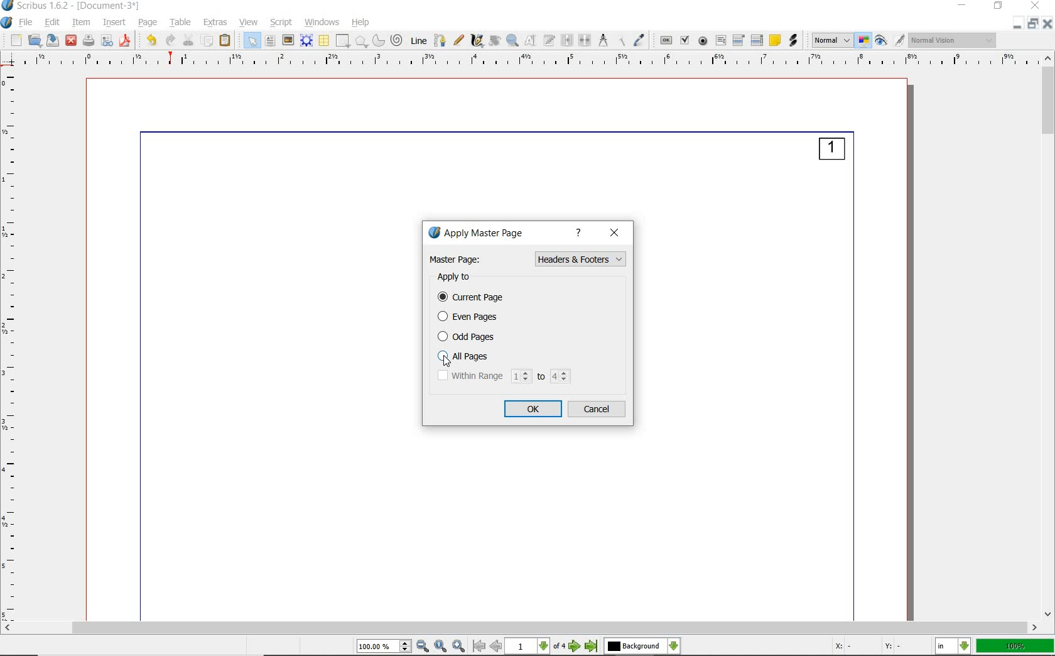  I want to click on select current zoom level, so click(385, 647).